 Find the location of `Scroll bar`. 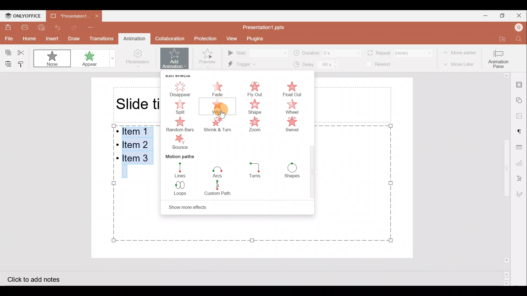

Scroll bar is located at coordinates (312, 175).